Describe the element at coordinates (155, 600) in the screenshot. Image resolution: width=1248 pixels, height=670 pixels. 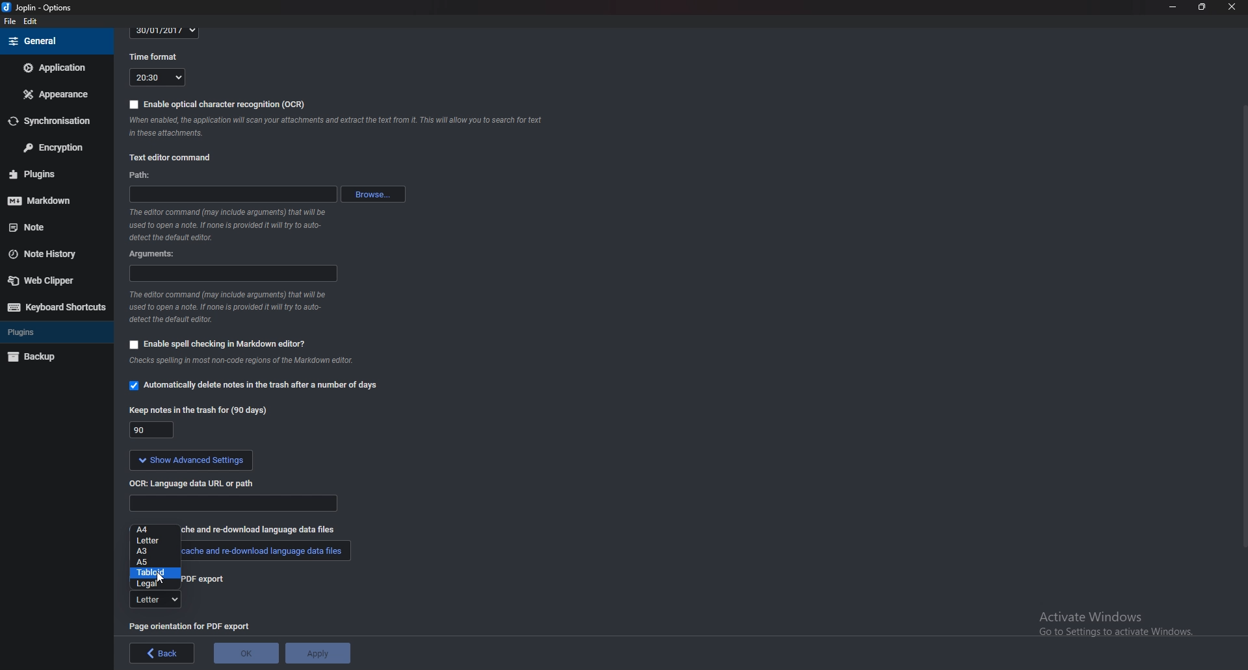
I see `Letter` at that location.